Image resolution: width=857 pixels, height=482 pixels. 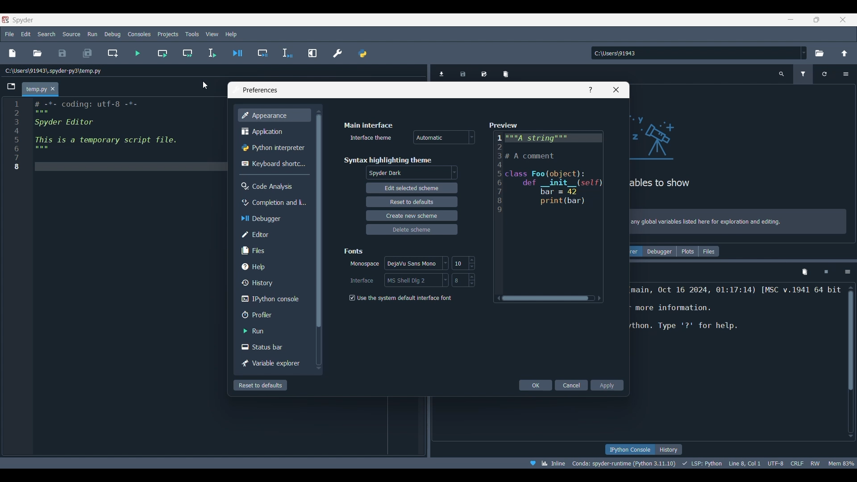 I want to click on Debugger, so click(x=658, y=252).